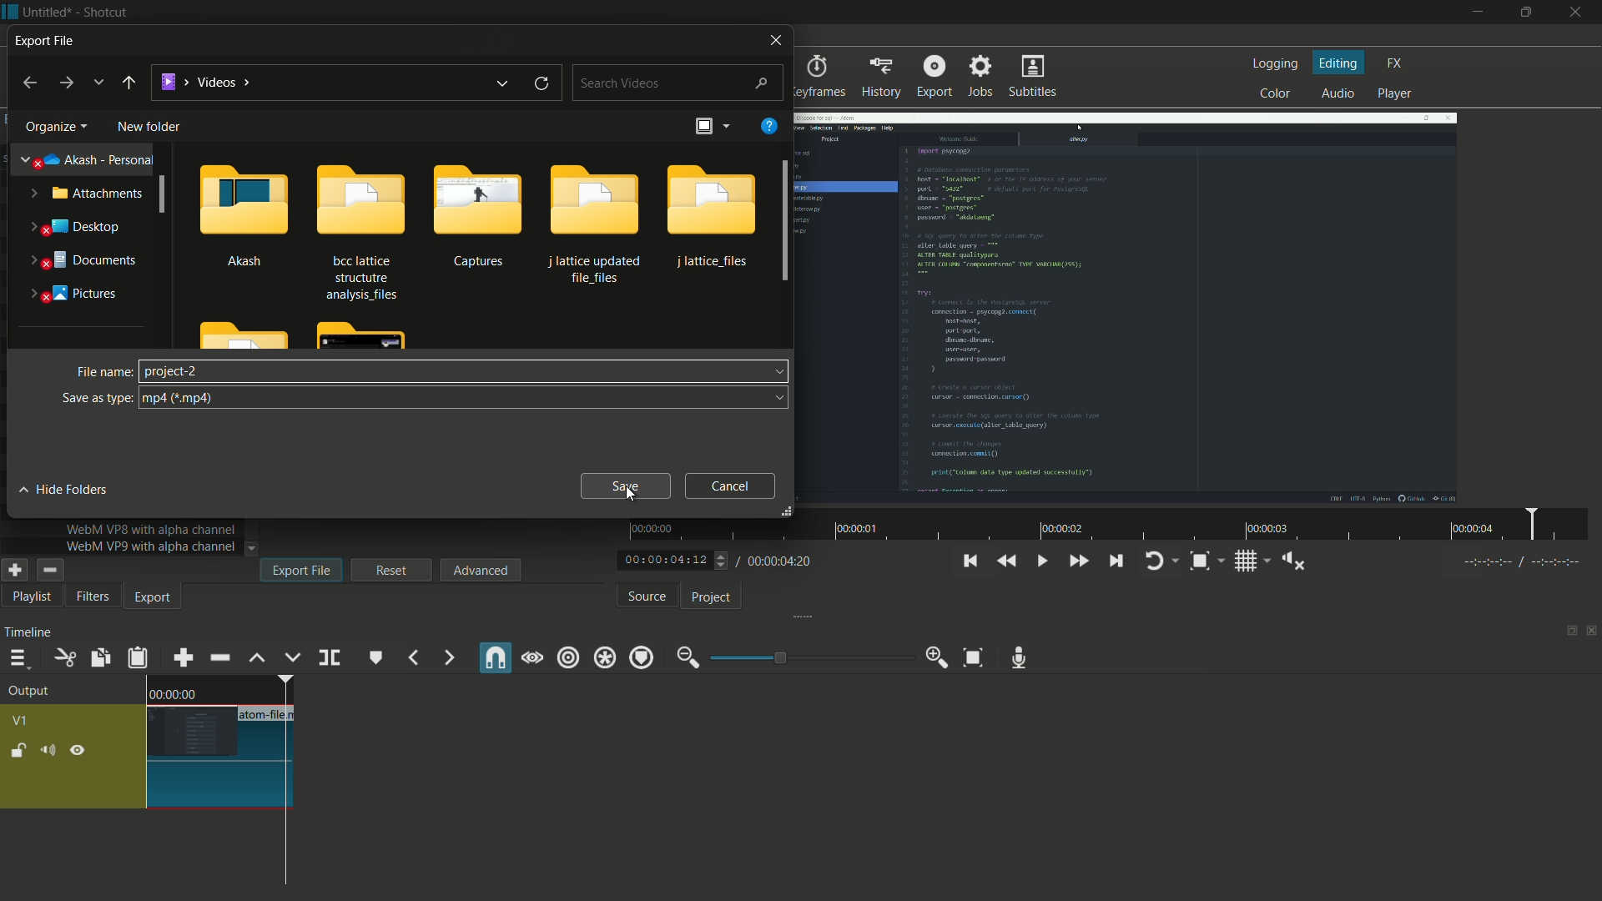  Describe the element at coordinates (810, 657) in the screenshot. I see `adjustment bar` at that location.